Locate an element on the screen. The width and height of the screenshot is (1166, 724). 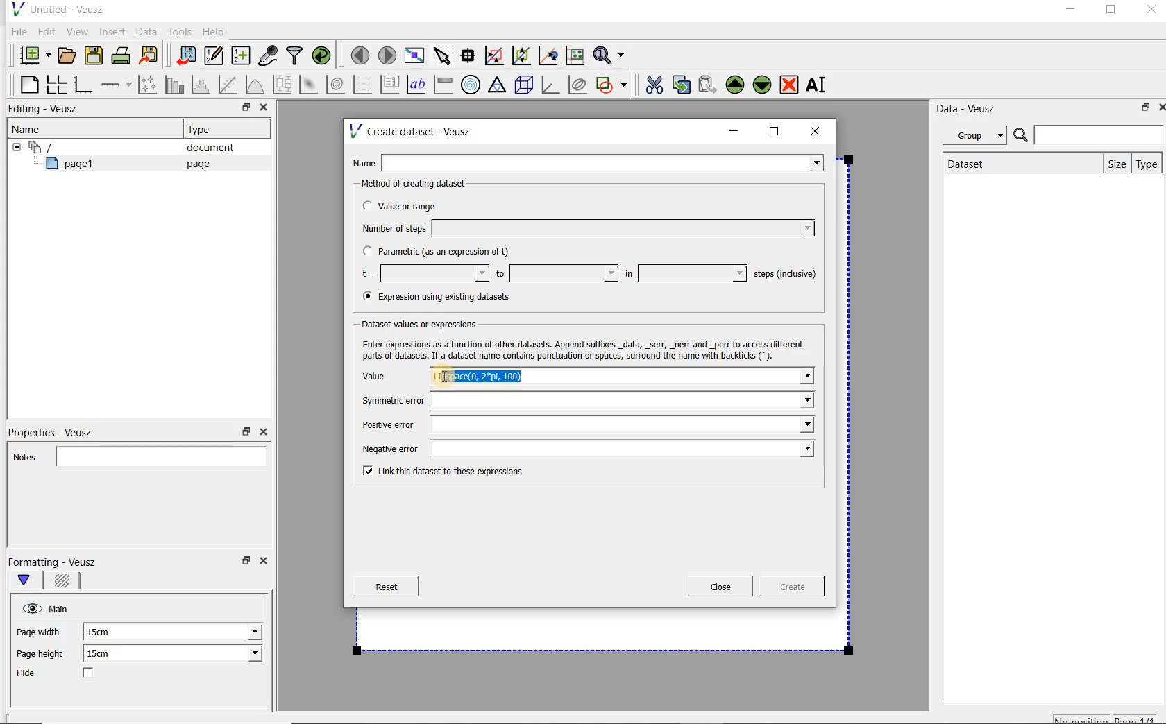
Group is located at coordinates (979, 137).